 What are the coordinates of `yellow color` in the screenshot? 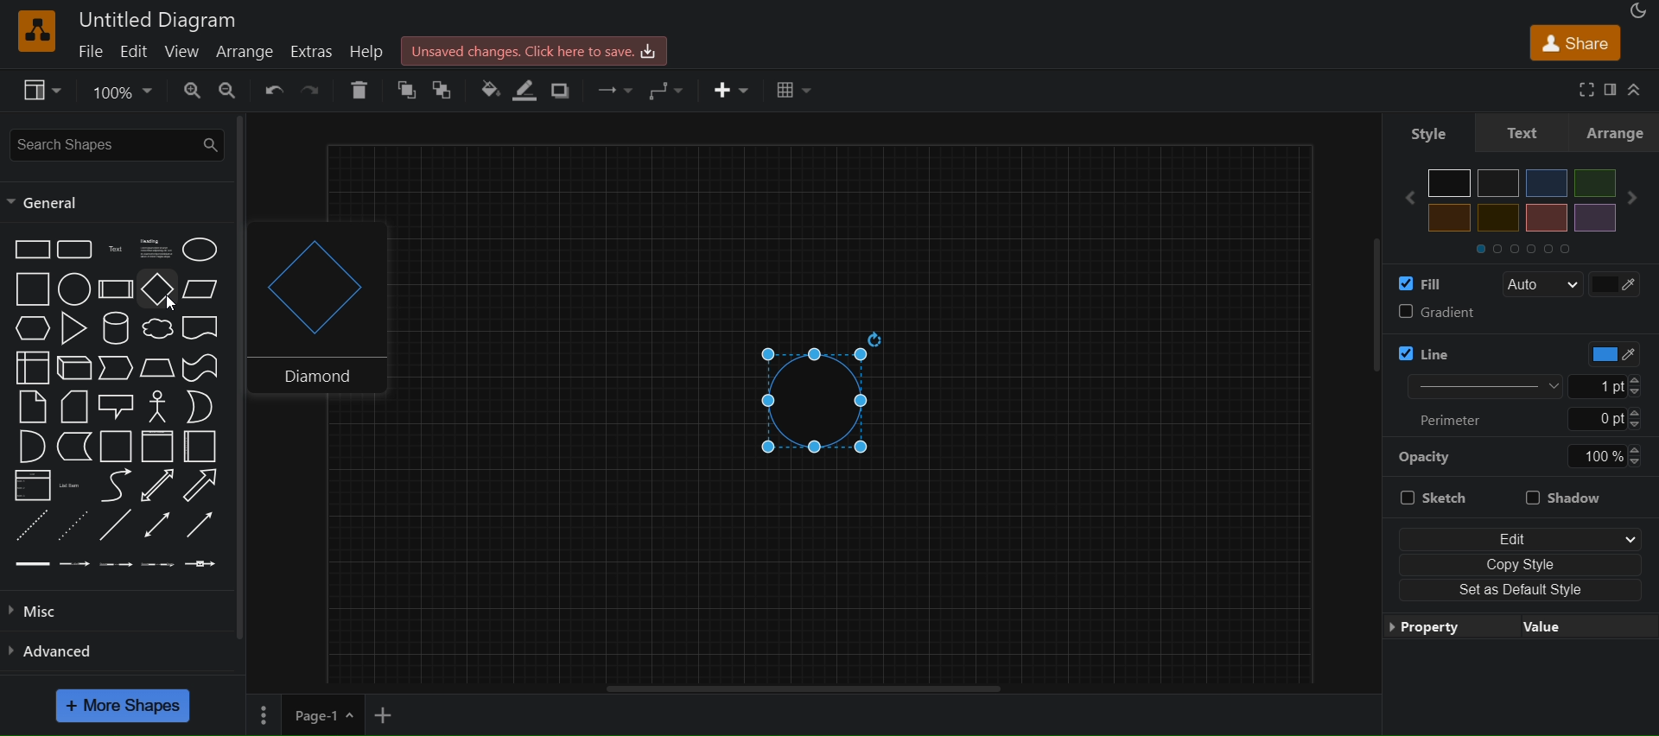 It's located at (1450, 218).